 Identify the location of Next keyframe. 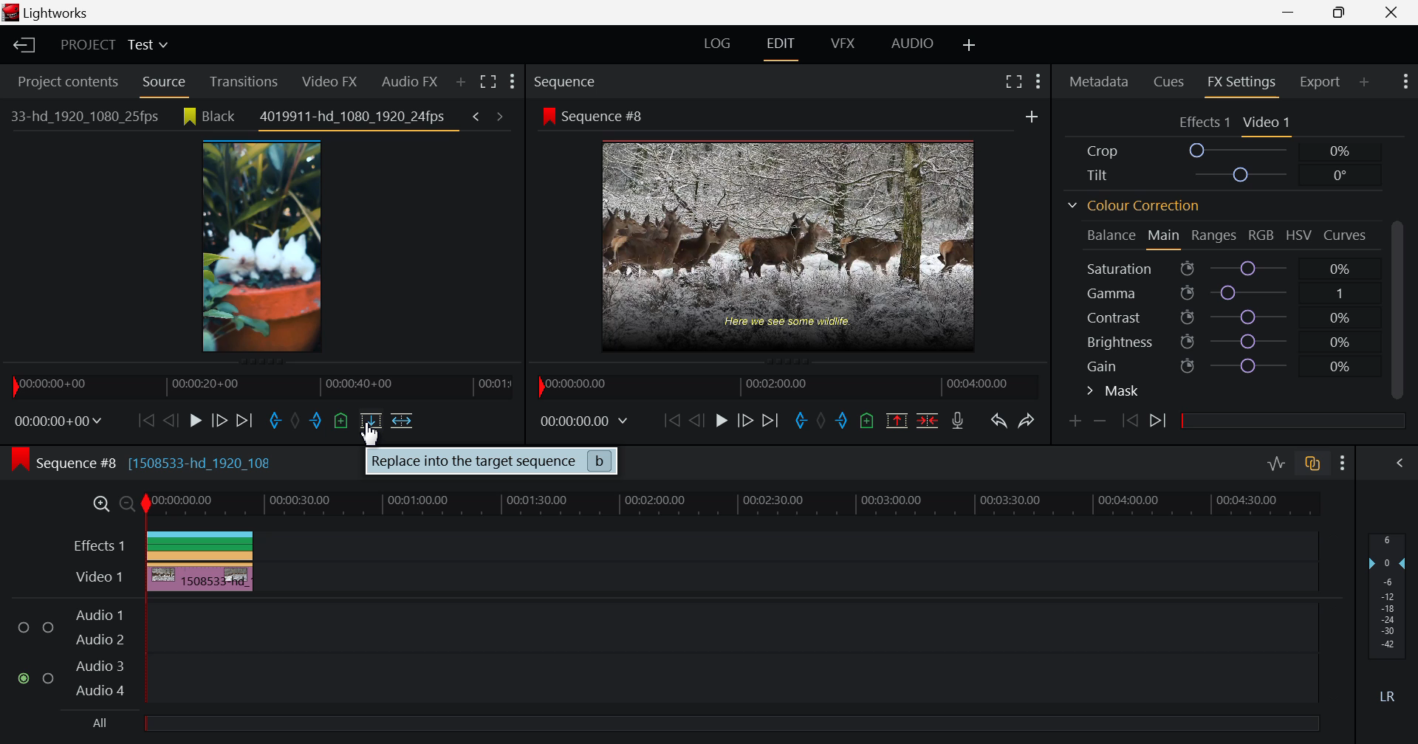
(1158, 421).